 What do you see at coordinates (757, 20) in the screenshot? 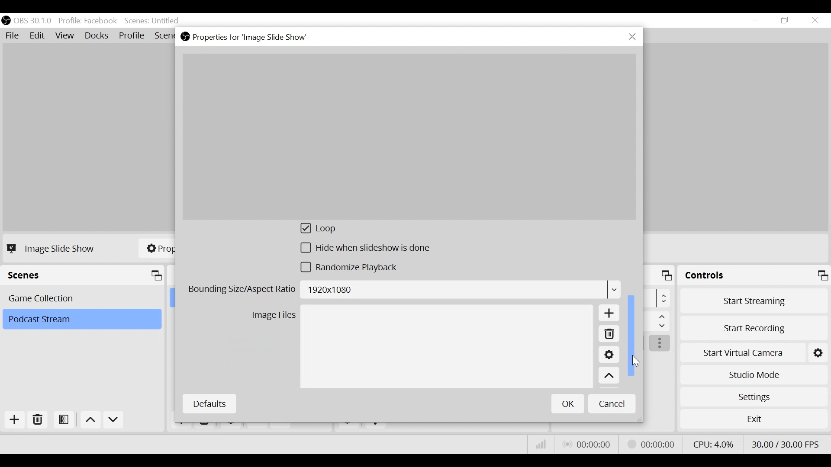
I see `minimize` at bounding box center [757, 20].